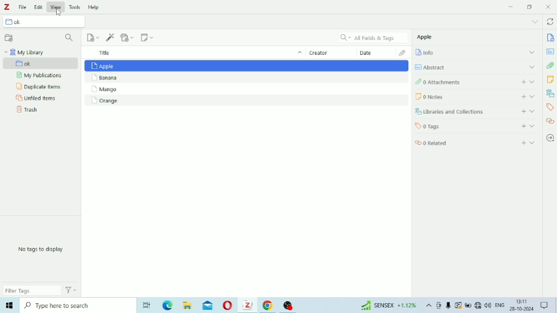 This screenshot has height=313, width=557. I want to click on Sync with zotero.org, so click(551, 21).